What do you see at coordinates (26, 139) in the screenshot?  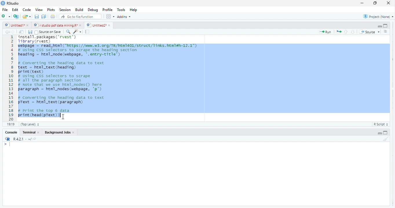 I see ` R421: ~/` at bounding box center [26, 139].